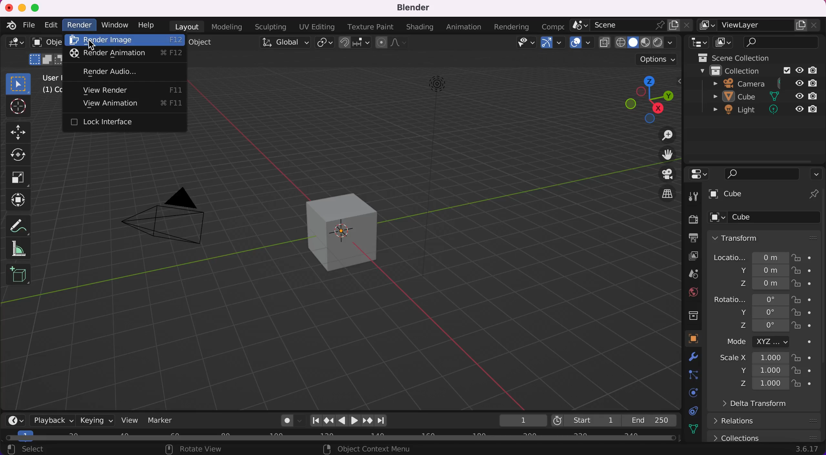 The height and width of the screenshot is (455, 826). Describe the element at coordinates (106, 71) in the screenshot. I see `render audio` at that location.